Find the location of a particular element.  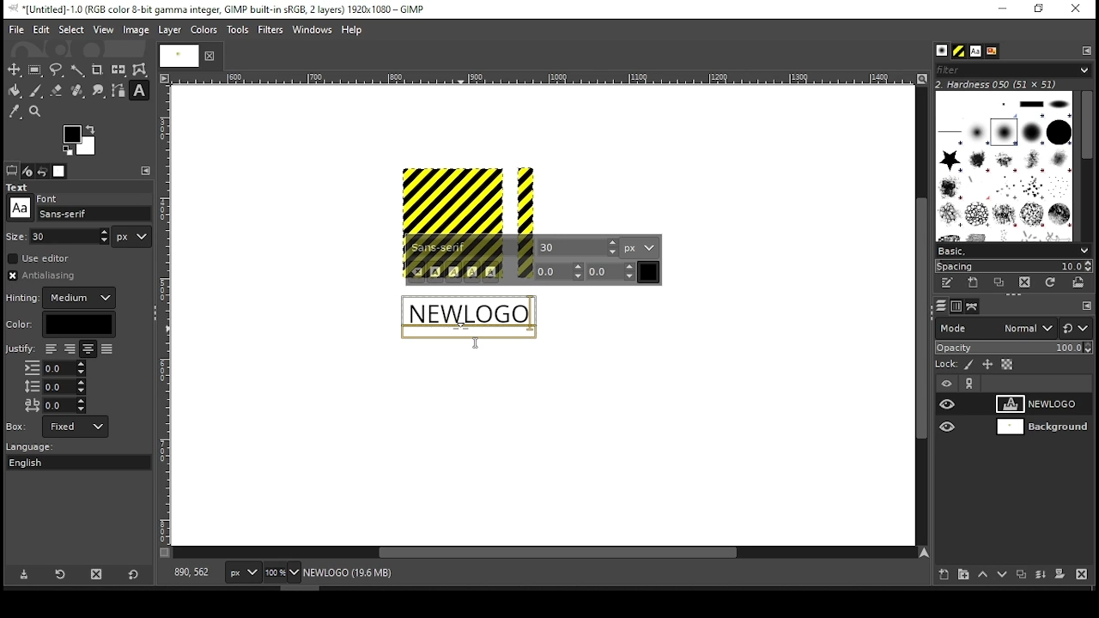

save tool preset is located at coordinates (26, 573).